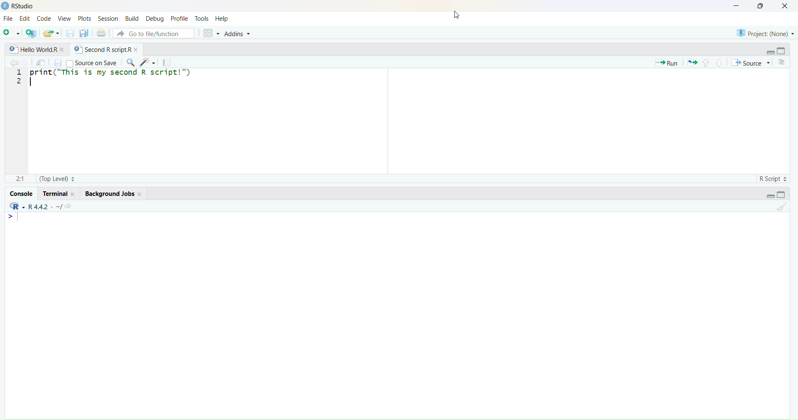 The width and height of the screenshot is (798, 420). What do you see at coordinates (71, 205) in the screenshot?
I see `View the current working directory` at bounding box center [71, 205].